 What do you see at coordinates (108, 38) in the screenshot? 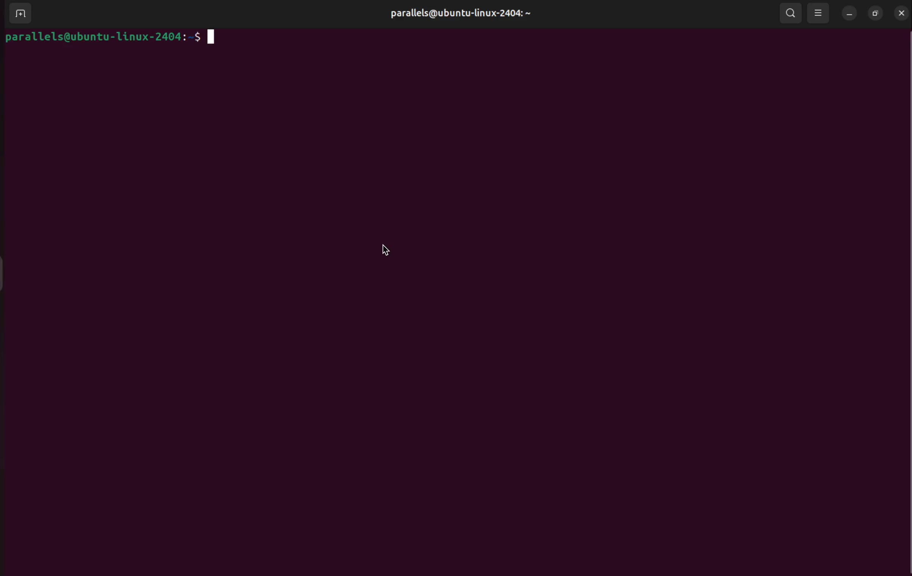
I see `parallels@ubuntu-linux-2404:-$` at bounding box center [108, 38].